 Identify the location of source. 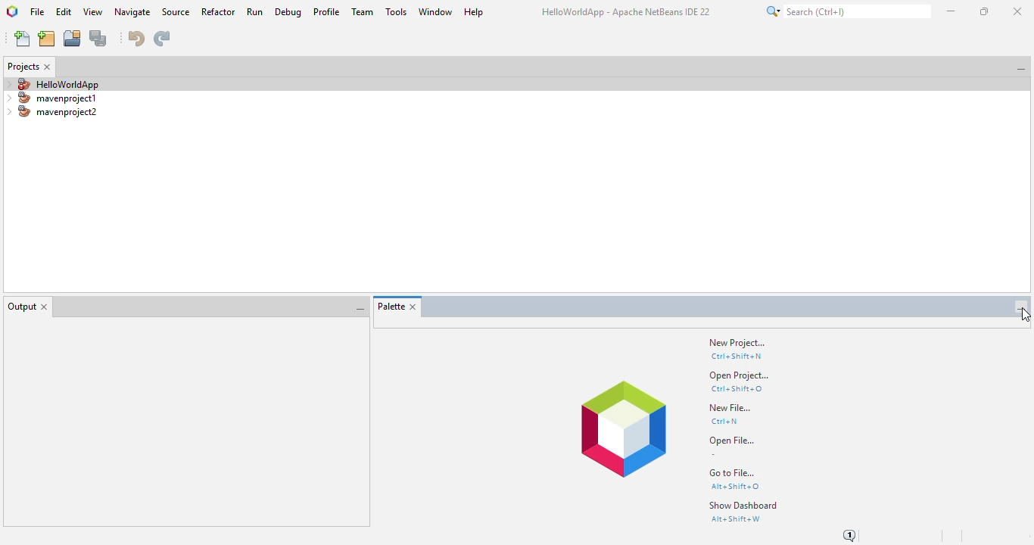
(176, 12).